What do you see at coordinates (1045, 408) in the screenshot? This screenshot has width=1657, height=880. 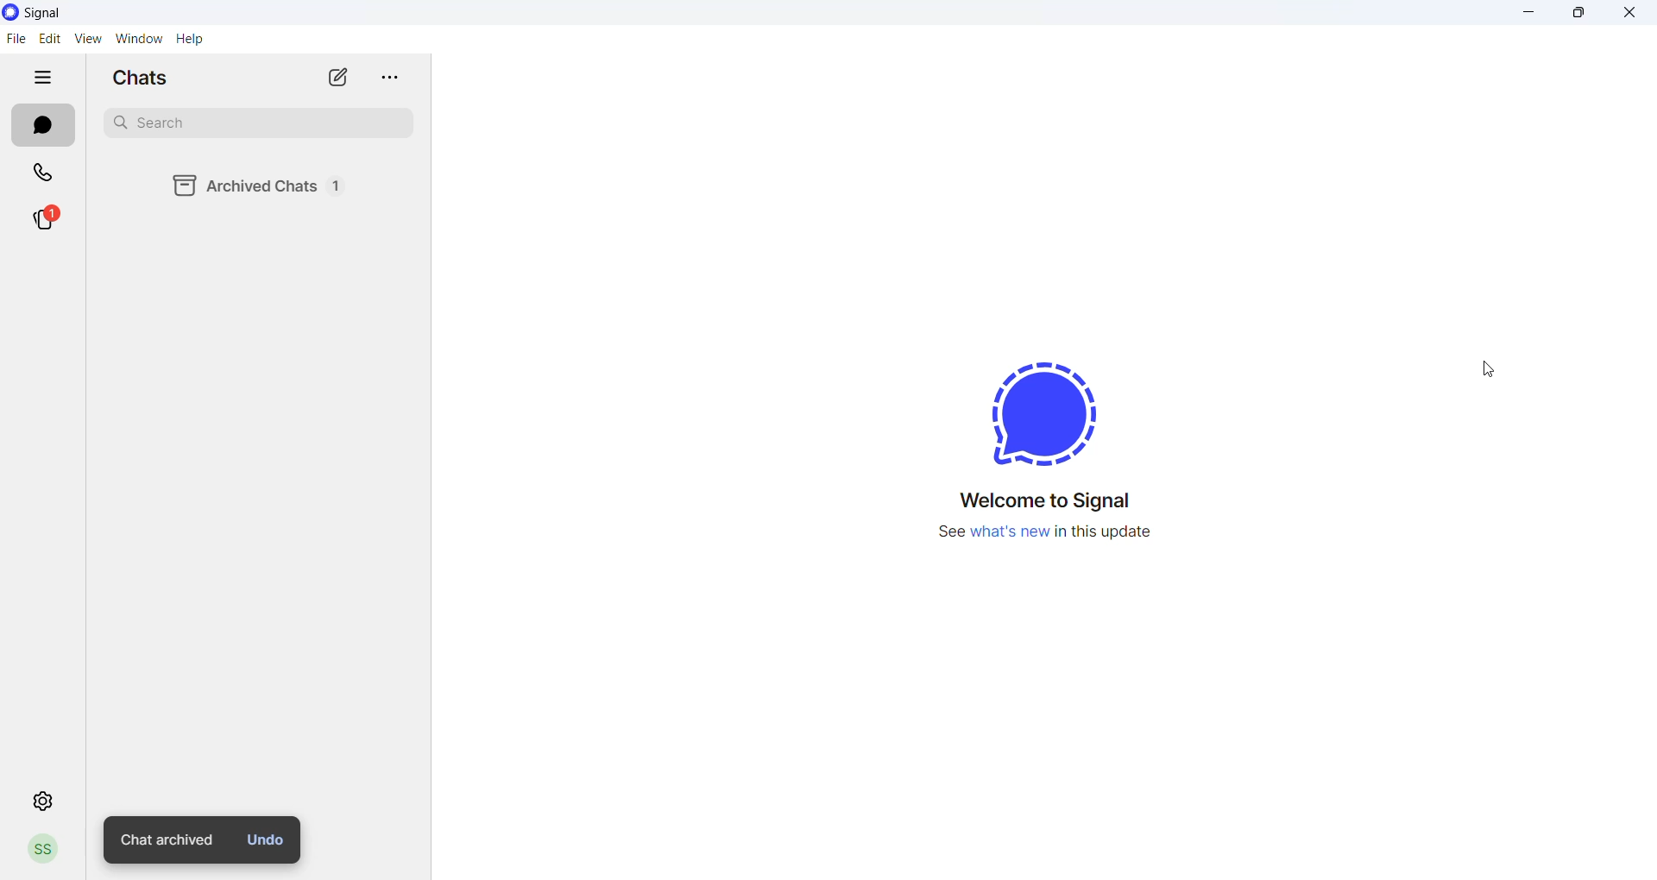 I see `signal logo` at bounding box center [1045, 408].